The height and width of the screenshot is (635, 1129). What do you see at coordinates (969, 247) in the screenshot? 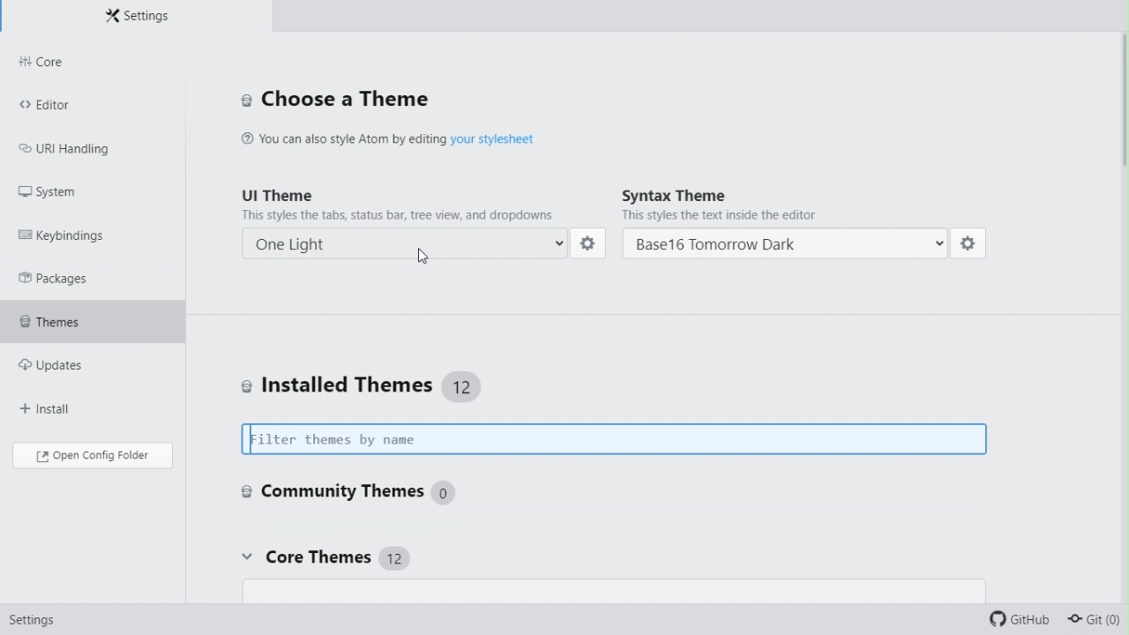
I see `settings` at bounding box center [969, 247].